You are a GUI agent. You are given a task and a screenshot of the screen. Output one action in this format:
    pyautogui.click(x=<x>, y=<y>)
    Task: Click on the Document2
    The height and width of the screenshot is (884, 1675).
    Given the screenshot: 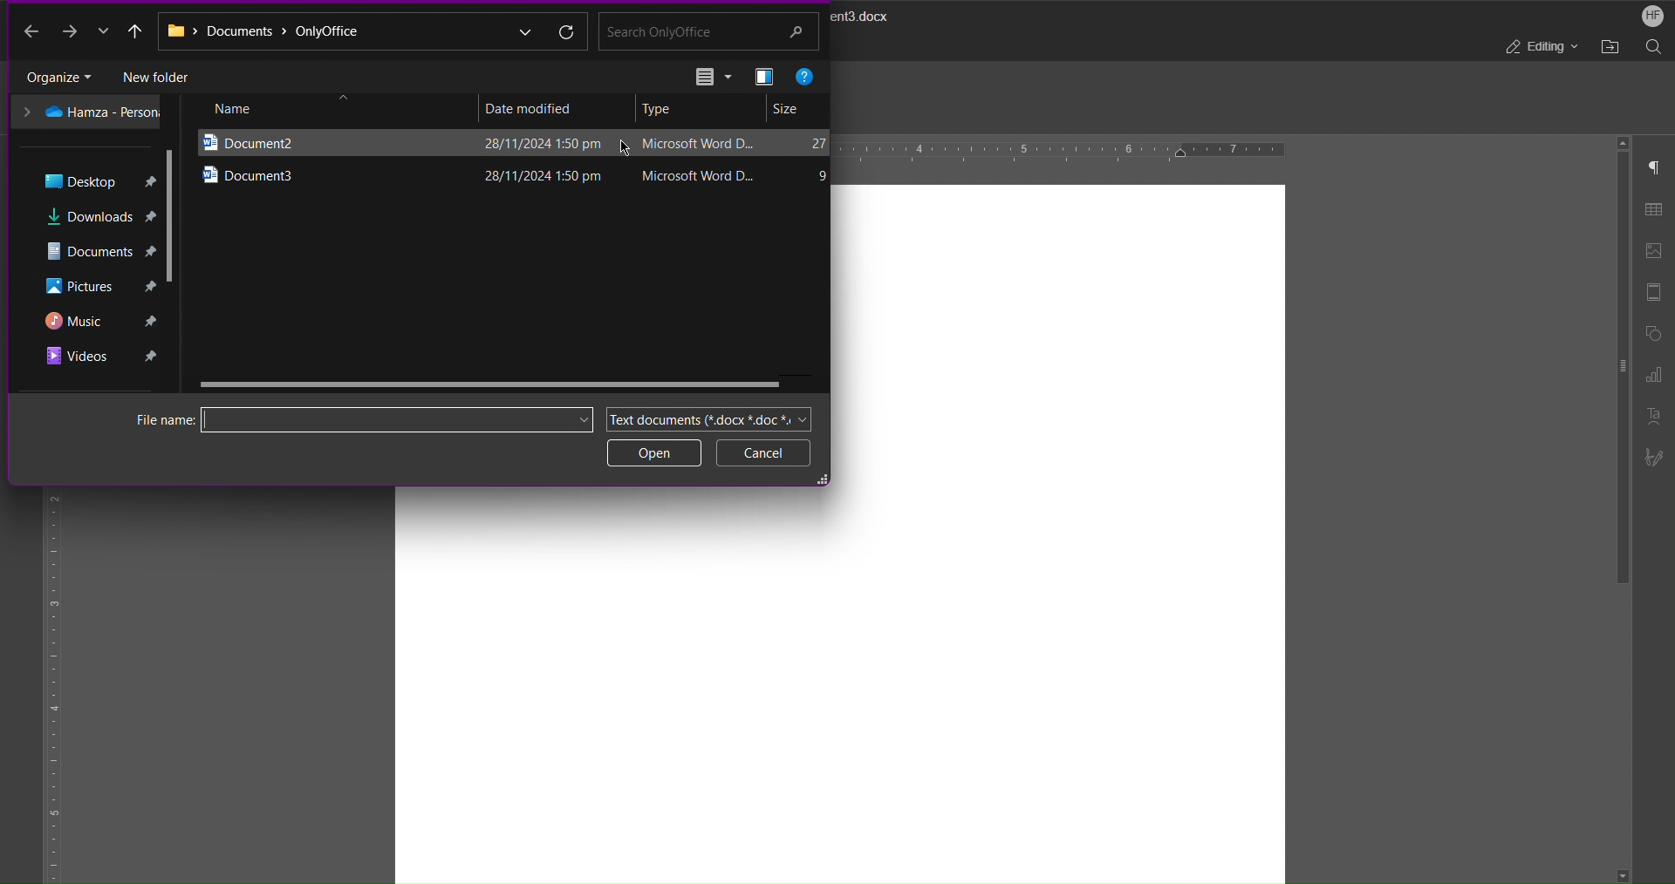 What is the action you would take?
    pyautogui.click(x=301, y=140)
    